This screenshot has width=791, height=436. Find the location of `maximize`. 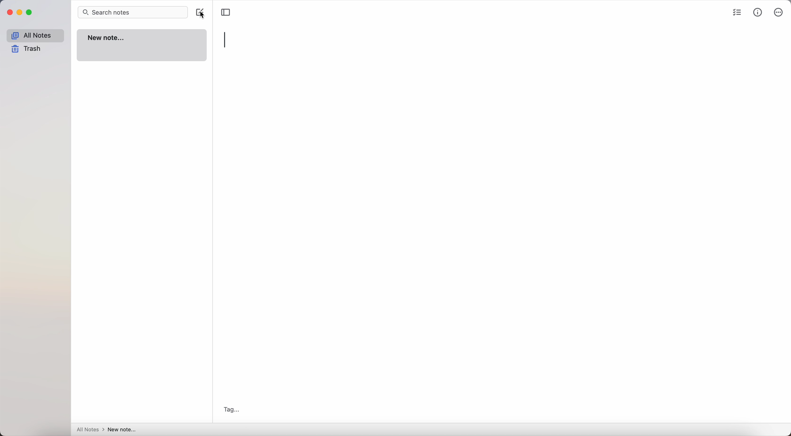

maximize is located at coordinates (31, 13).